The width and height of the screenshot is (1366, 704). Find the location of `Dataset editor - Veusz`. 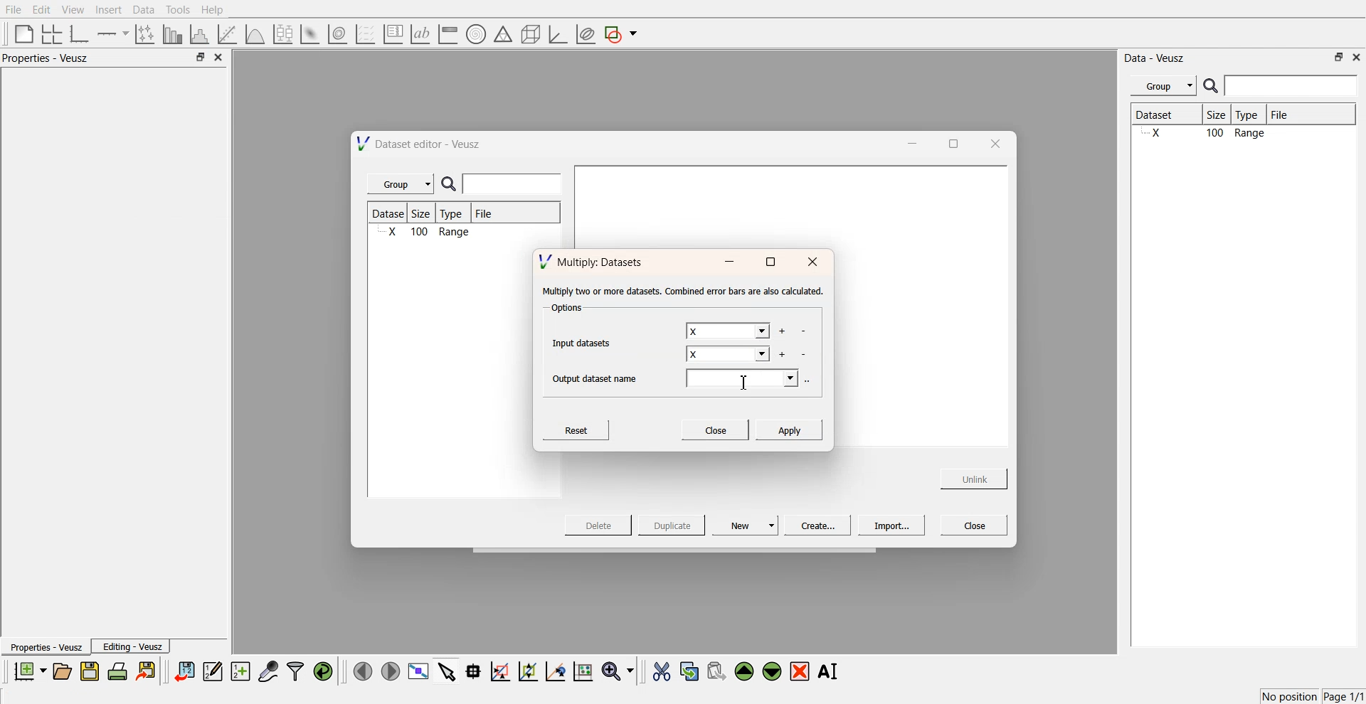

Dataset editor - Veusz is located at coordinates (420, 144).